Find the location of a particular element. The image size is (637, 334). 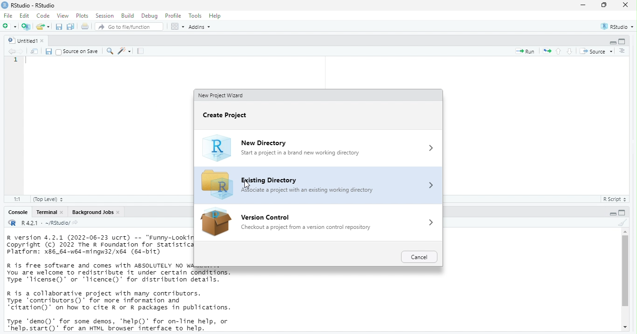

re-run the previous code region is located at coordinates (547, 52).